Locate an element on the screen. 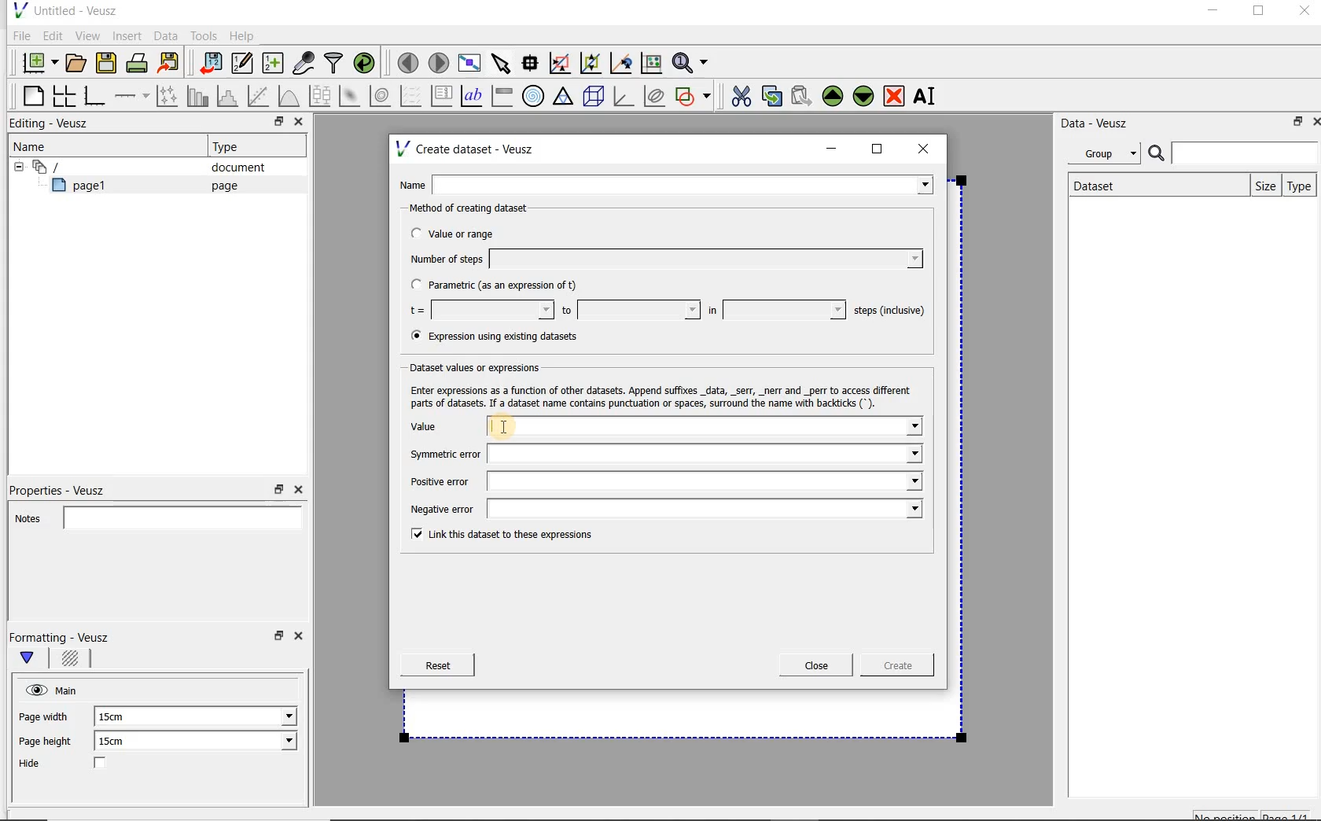 This screenshot has height=821, width=1321. move to the next page is located at coordinates (439, 63).